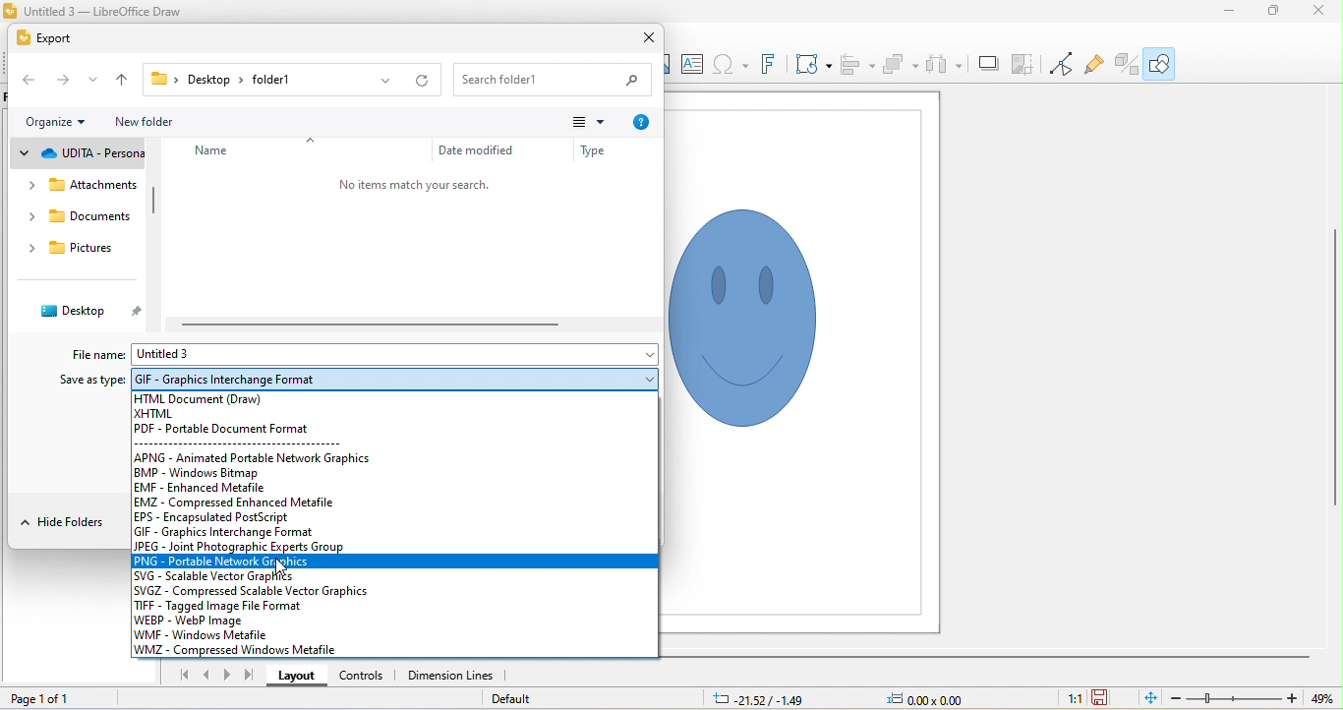 Image resolution: width=1343 pixels, height=710 pixels. I want to click on EPS- encapsulated portscript, so click(227, 518).